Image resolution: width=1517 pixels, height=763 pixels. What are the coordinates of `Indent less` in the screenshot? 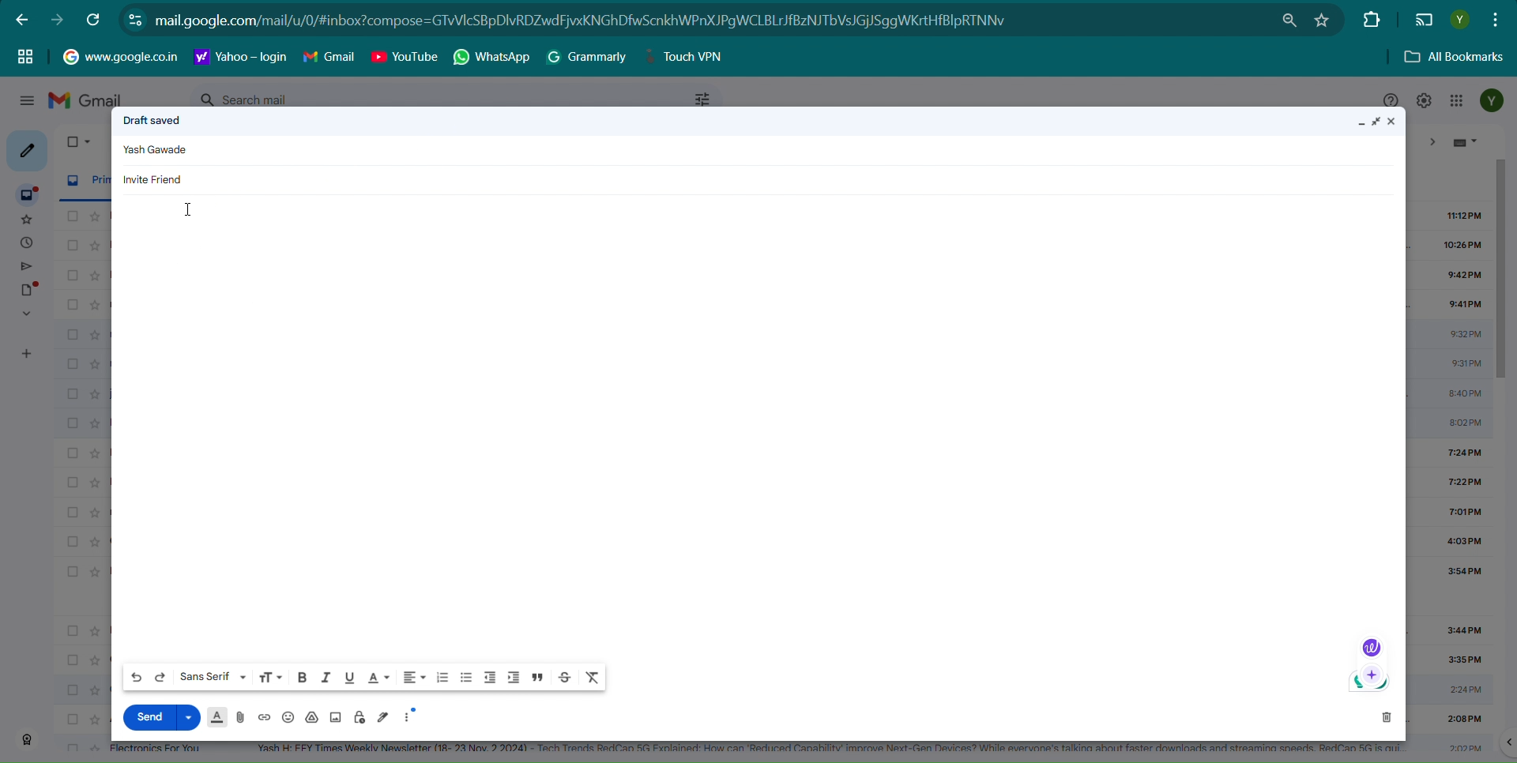 It's located at (490, 678).